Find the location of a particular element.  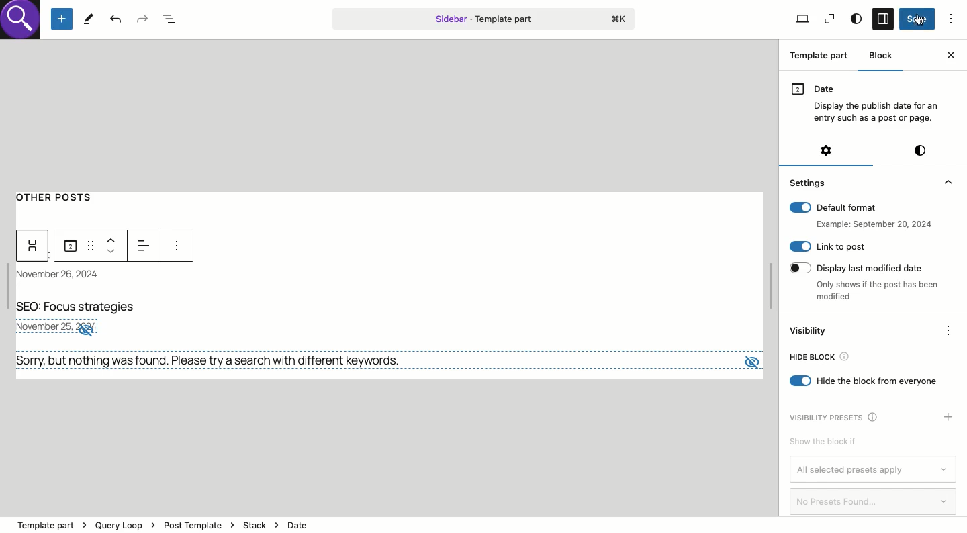

Tools is located at coordinates (89, 18).